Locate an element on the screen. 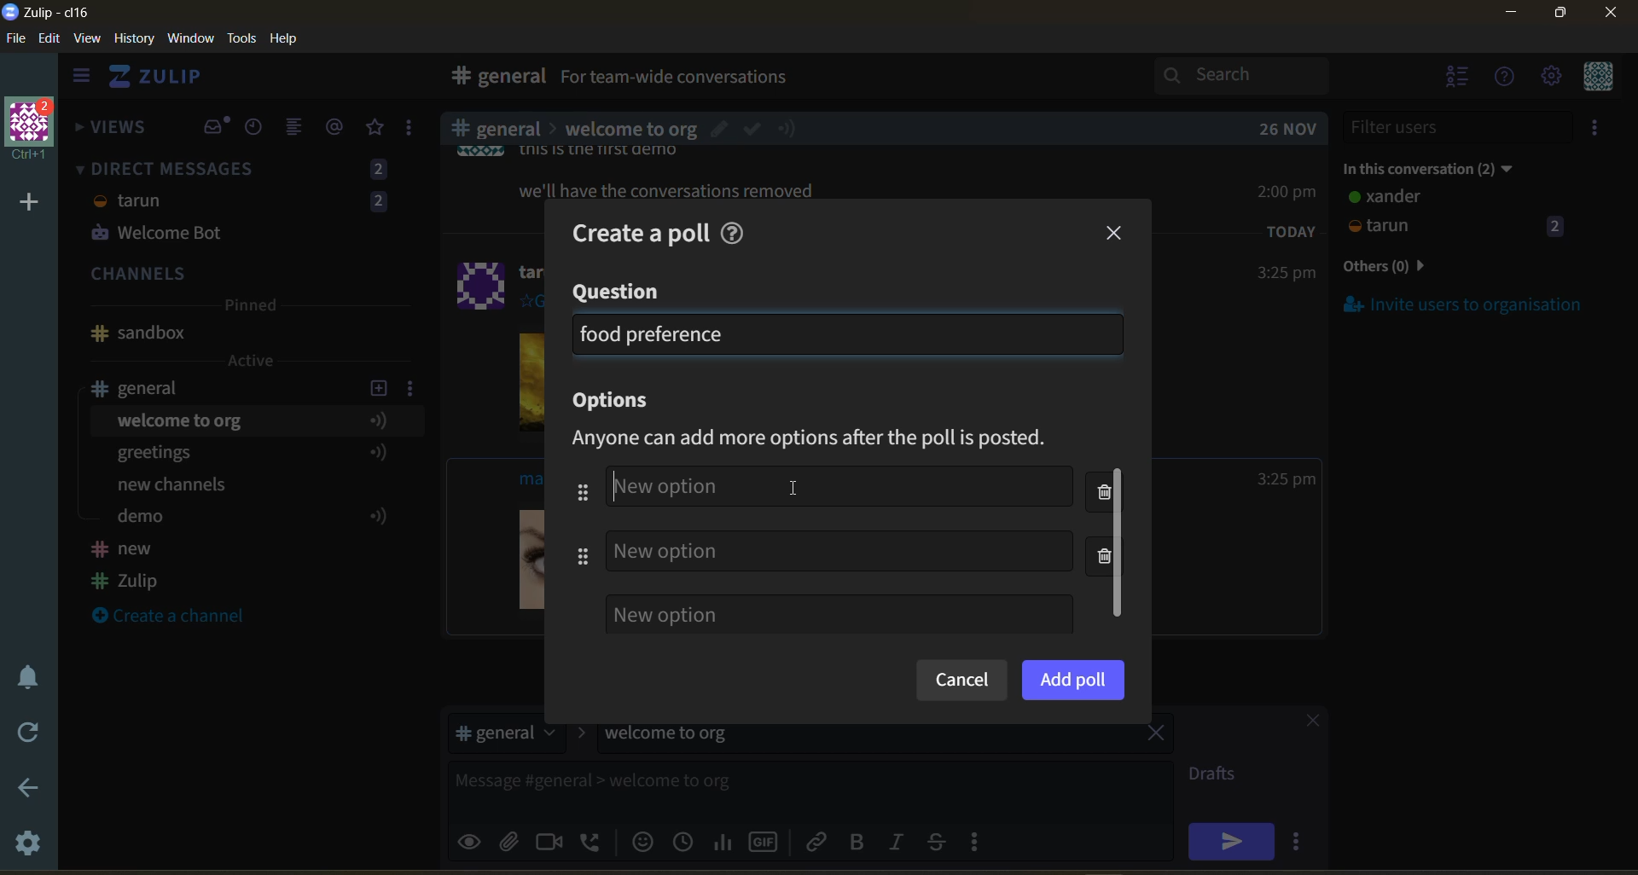  app name and organisation name is located at coordinates (46, 13).